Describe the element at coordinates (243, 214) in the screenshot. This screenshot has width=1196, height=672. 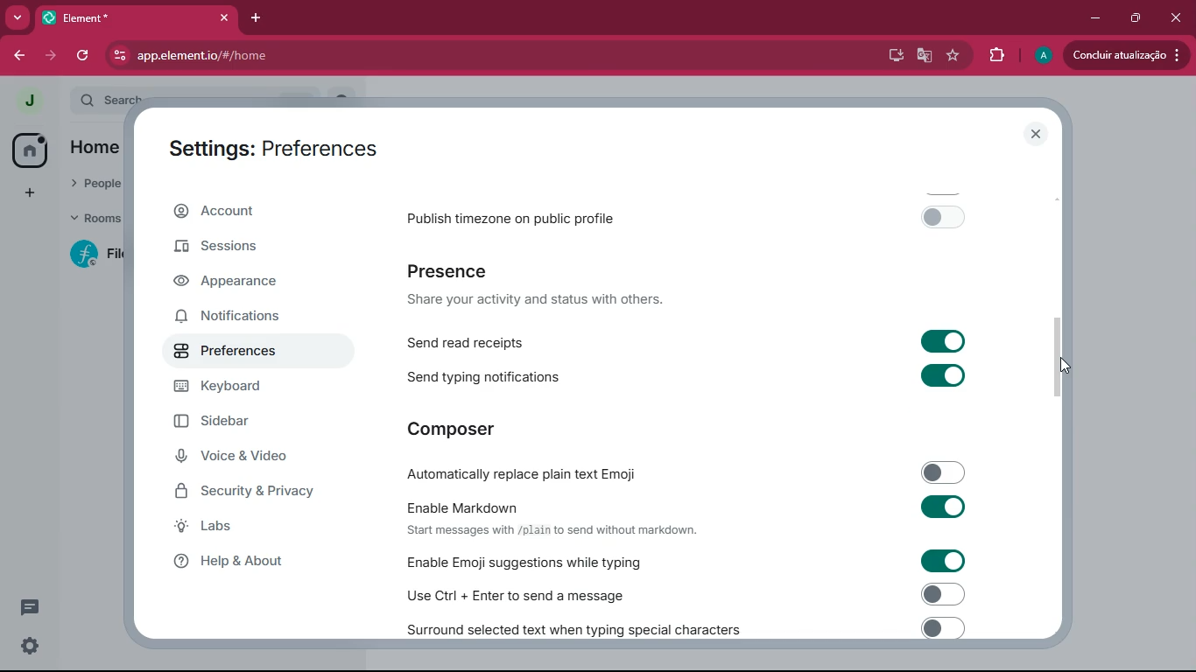
I see `account` at that location.